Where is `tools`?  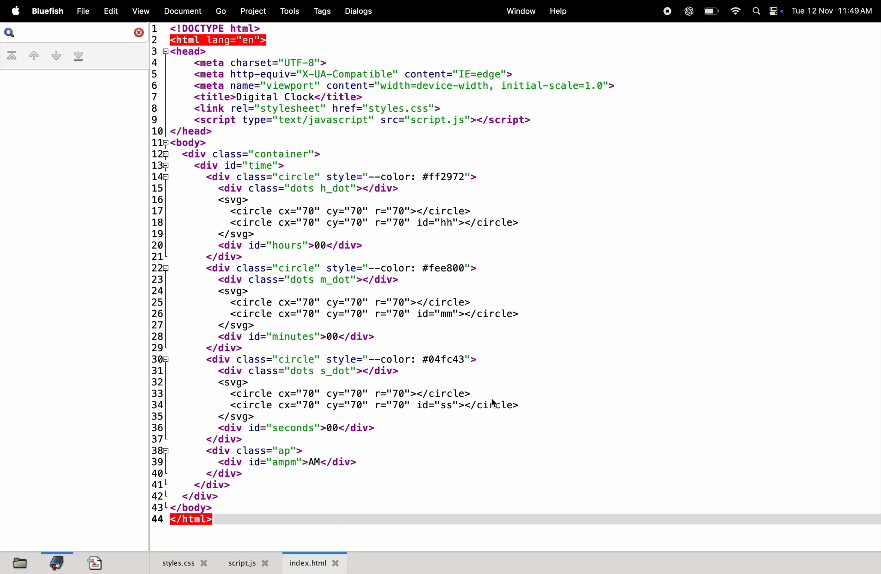 tools is located at coordinates (289, 11).